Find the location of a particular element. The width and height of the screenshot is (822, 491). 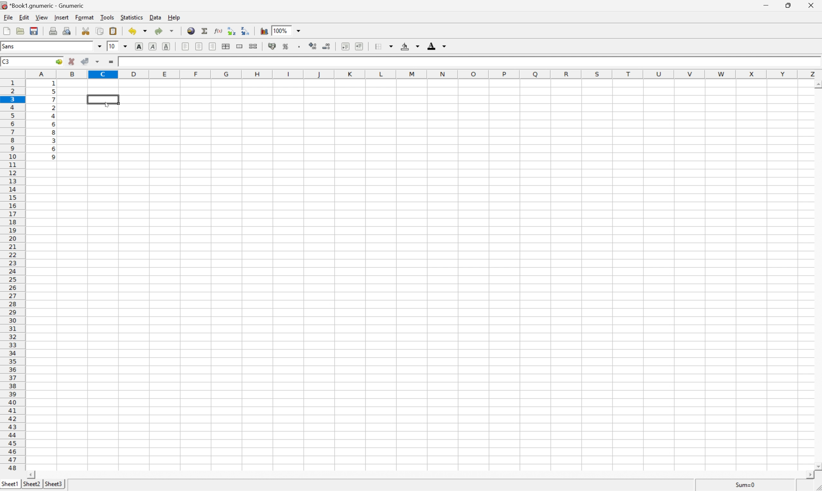

cursor is located at coordinates (108, 105).